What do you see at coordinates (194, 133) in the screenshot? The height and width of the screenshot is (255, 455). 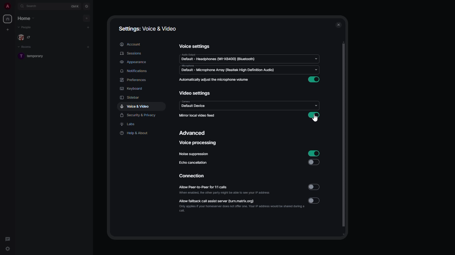 I see `advanced` at bounding box center [194, 133].